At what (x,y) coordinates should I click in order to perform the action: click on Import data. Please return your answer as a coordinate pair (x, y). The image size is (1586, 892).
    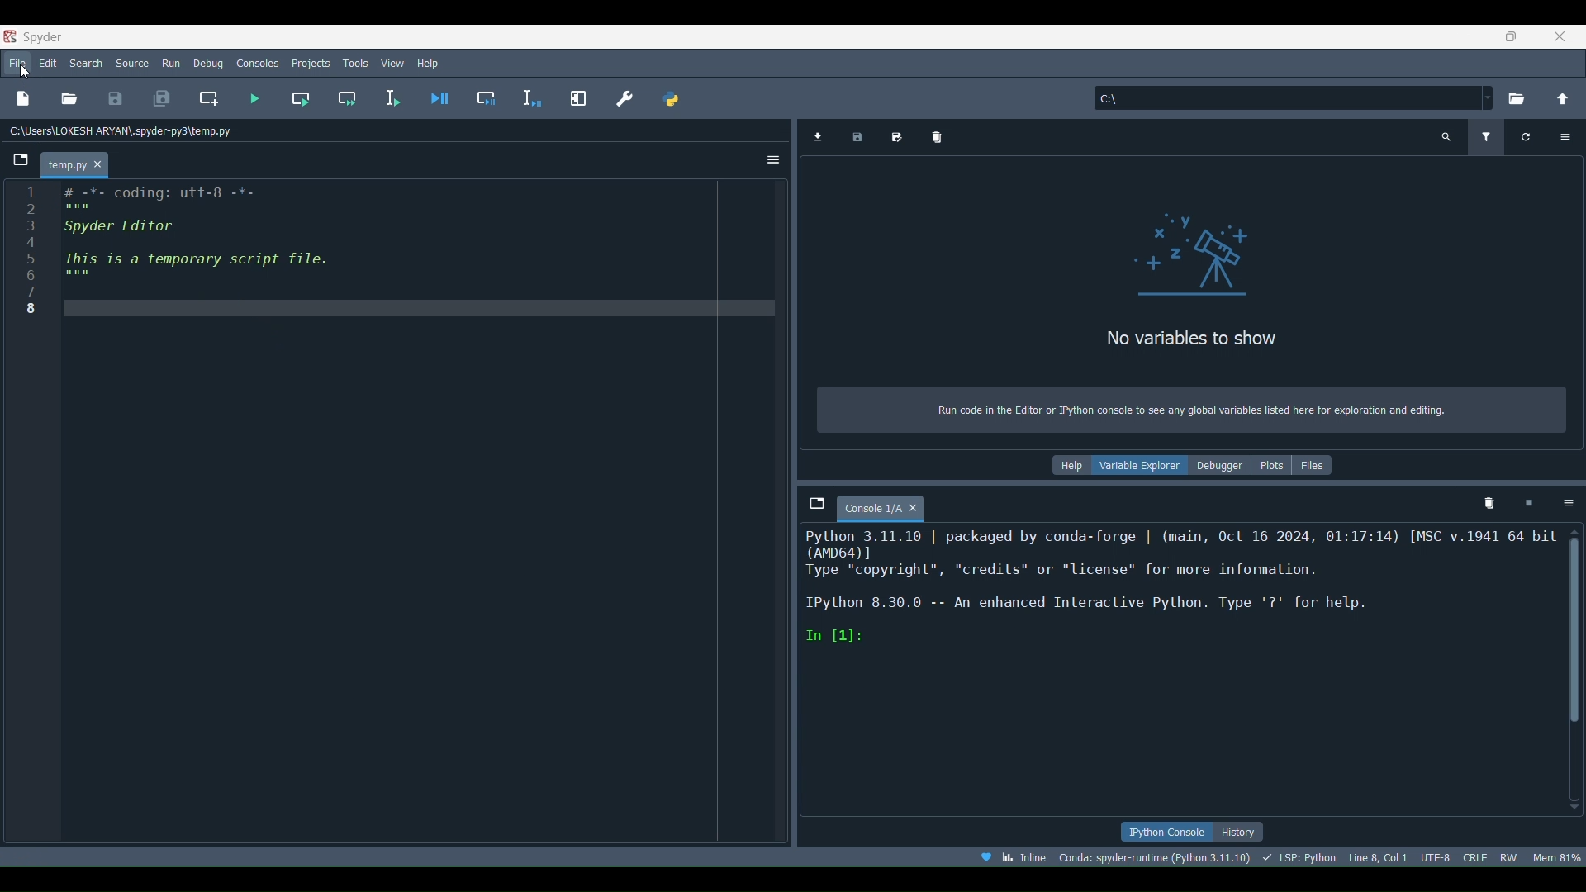
    Looking at the image, I should click on (821, 135).